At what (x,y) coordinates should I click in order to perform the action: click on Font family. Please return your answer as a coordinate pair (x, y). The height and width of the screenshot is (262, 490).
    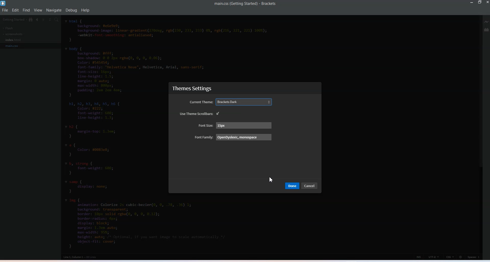
    Looking at the image, I should click on (204, 137).